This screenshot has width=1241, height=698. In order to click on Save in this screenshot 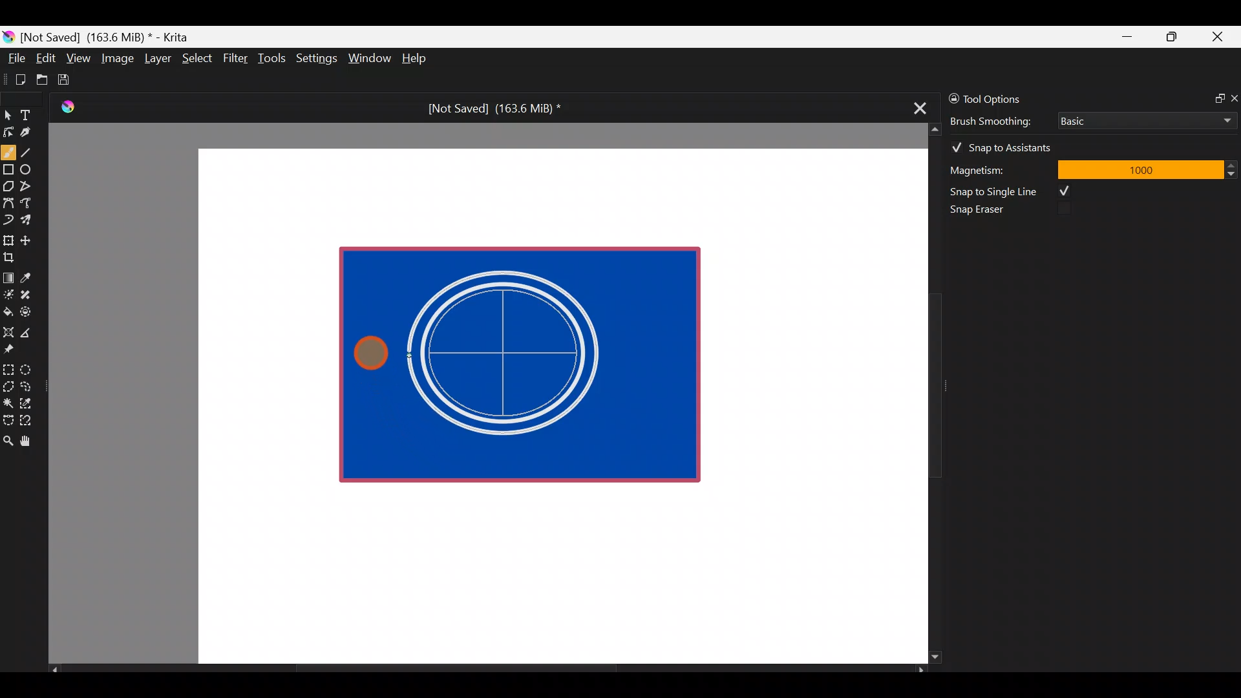, I will do `click(72, 79)`.